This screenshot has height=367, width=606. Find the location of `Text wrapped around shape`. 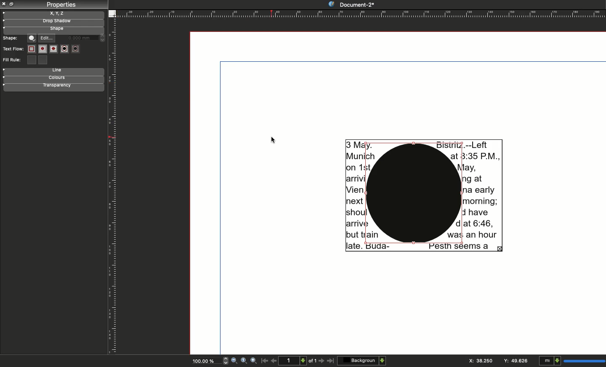

Text wrapped around shape is located at coordinates (424, 194).